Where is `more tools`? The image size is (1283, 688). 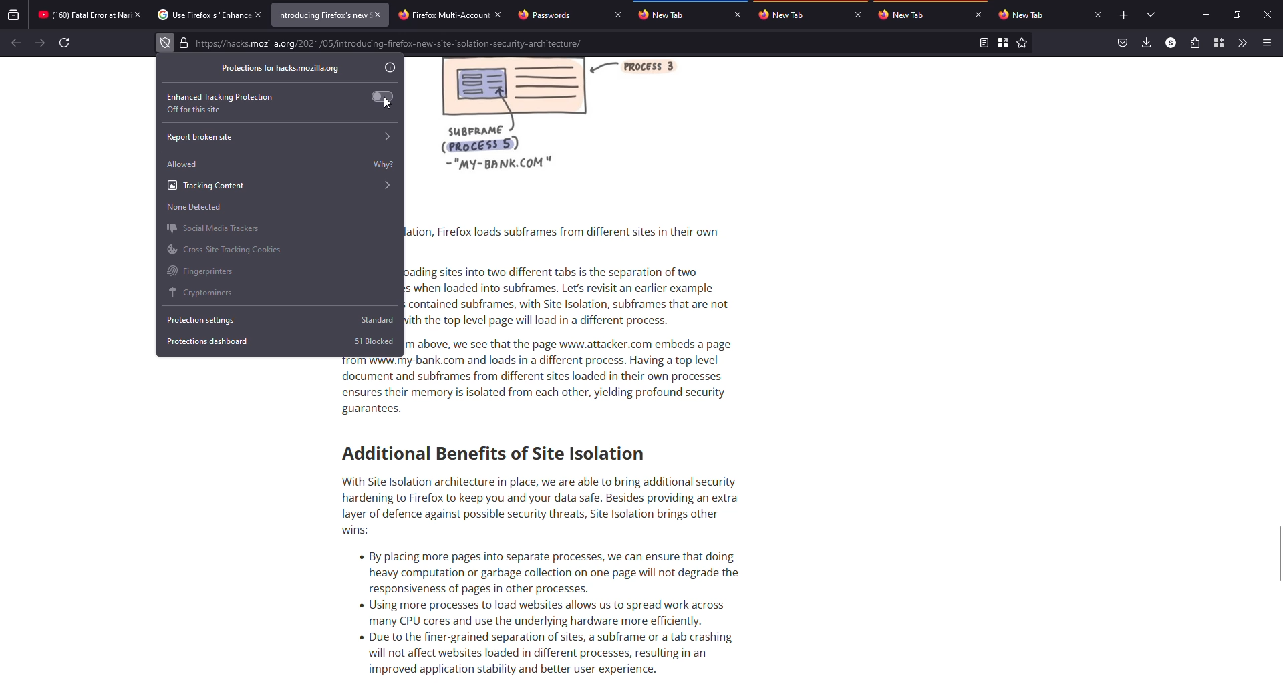
more tools is located at coordinates (1243, 43).